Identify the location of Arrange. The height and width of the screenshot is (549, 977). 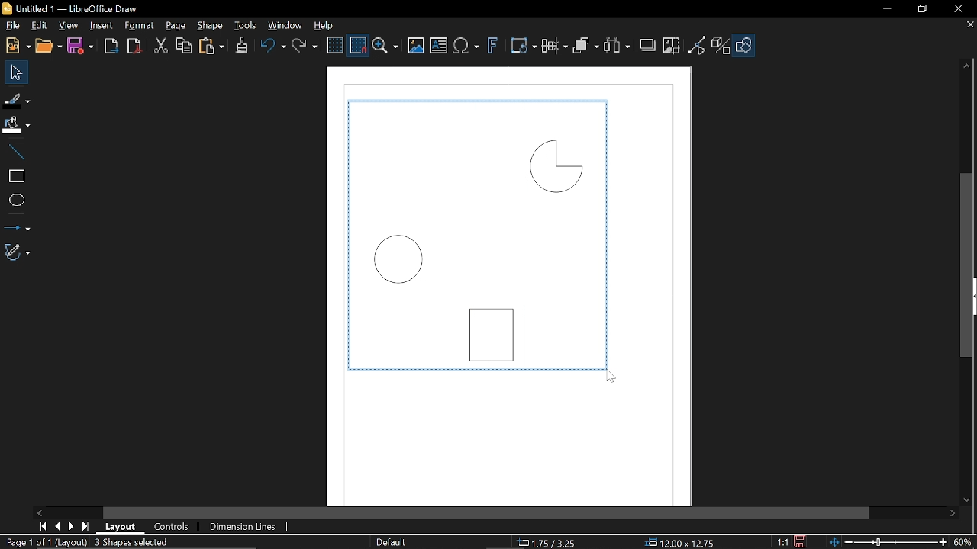
(585, 47).